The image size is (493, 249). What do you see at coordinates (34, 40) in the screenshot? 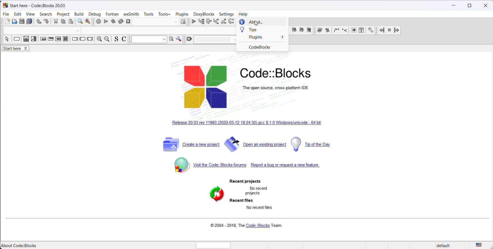
I see `selection` at bounding box center [34, 40].